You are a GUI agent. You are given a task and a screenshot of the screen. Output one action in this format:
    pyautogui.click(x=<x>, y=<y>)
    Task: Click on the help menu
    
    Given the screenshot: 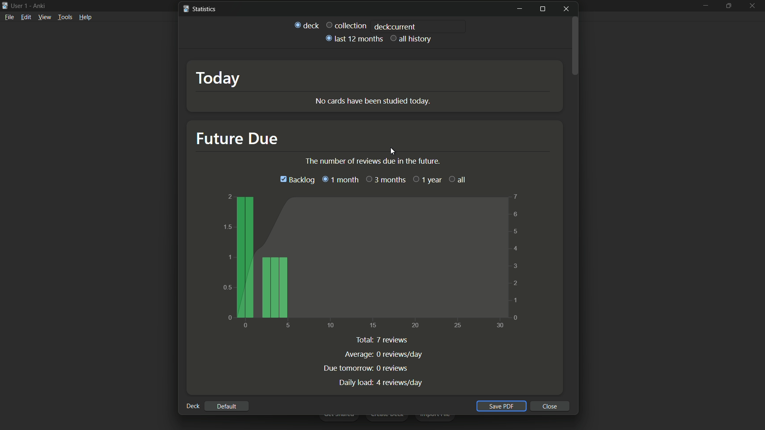 What is the action you would take?
    pyautogui.click(x=86, y=17)
    